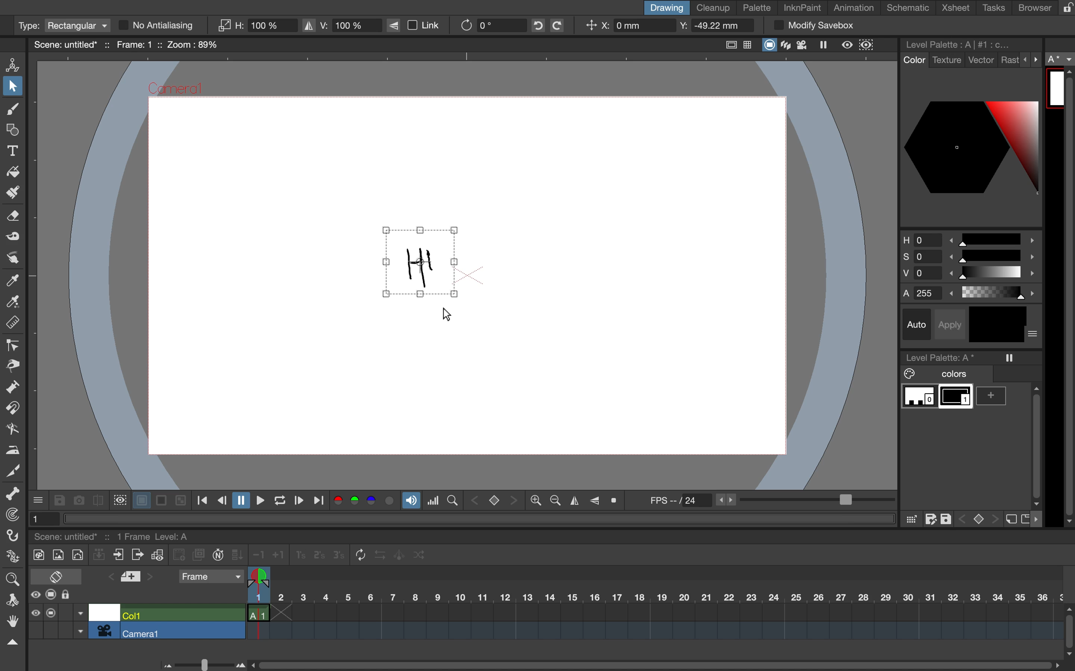 The height and width of the screenshot is (671, 1075). I want to click on last frame, so click(320, 501).